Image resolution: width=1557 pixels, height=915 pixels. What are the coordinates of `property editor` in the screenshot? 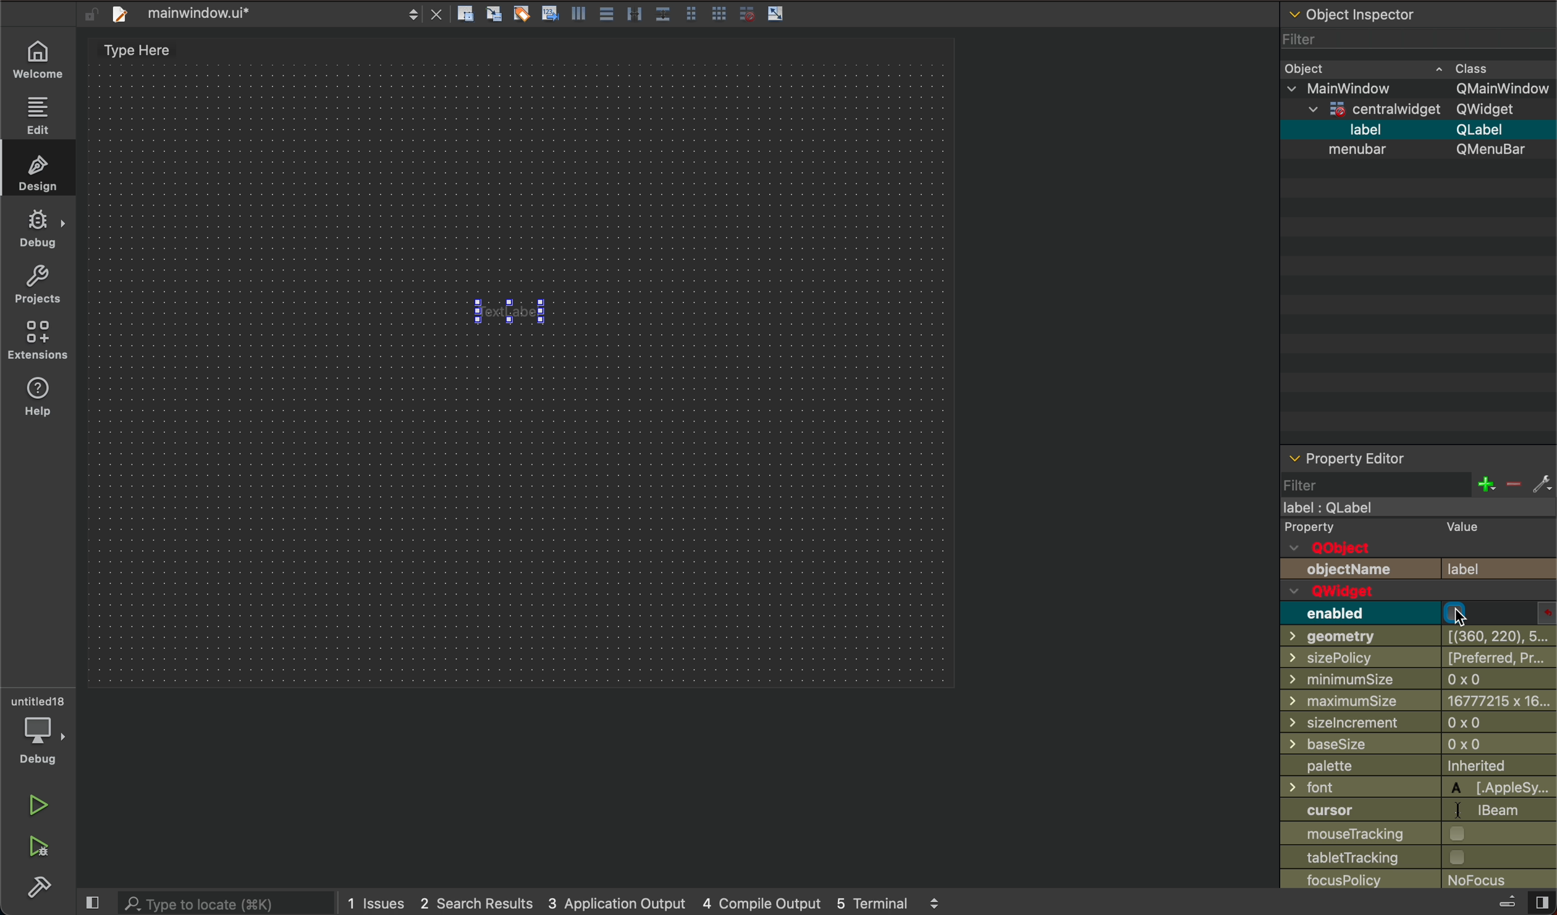 It's located at (1418, 456).